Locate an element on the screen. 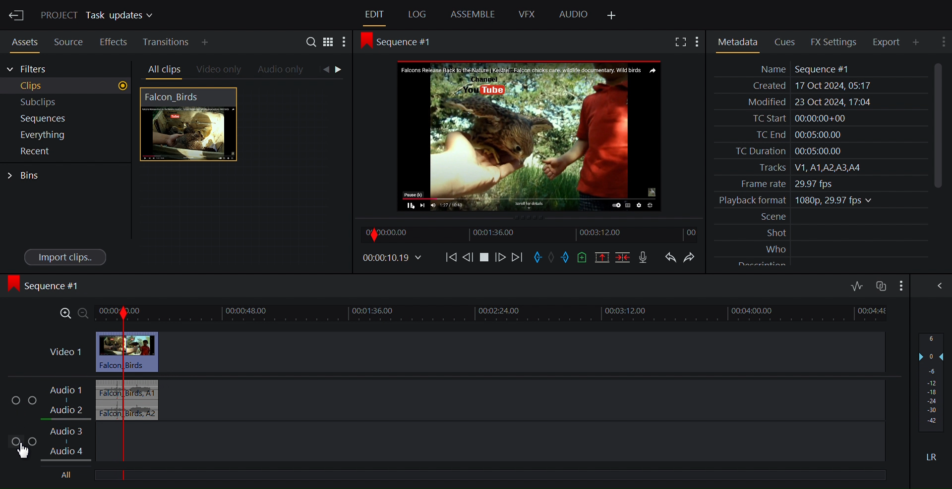  Nudge one frame forward is located at coordinates (502, 259).